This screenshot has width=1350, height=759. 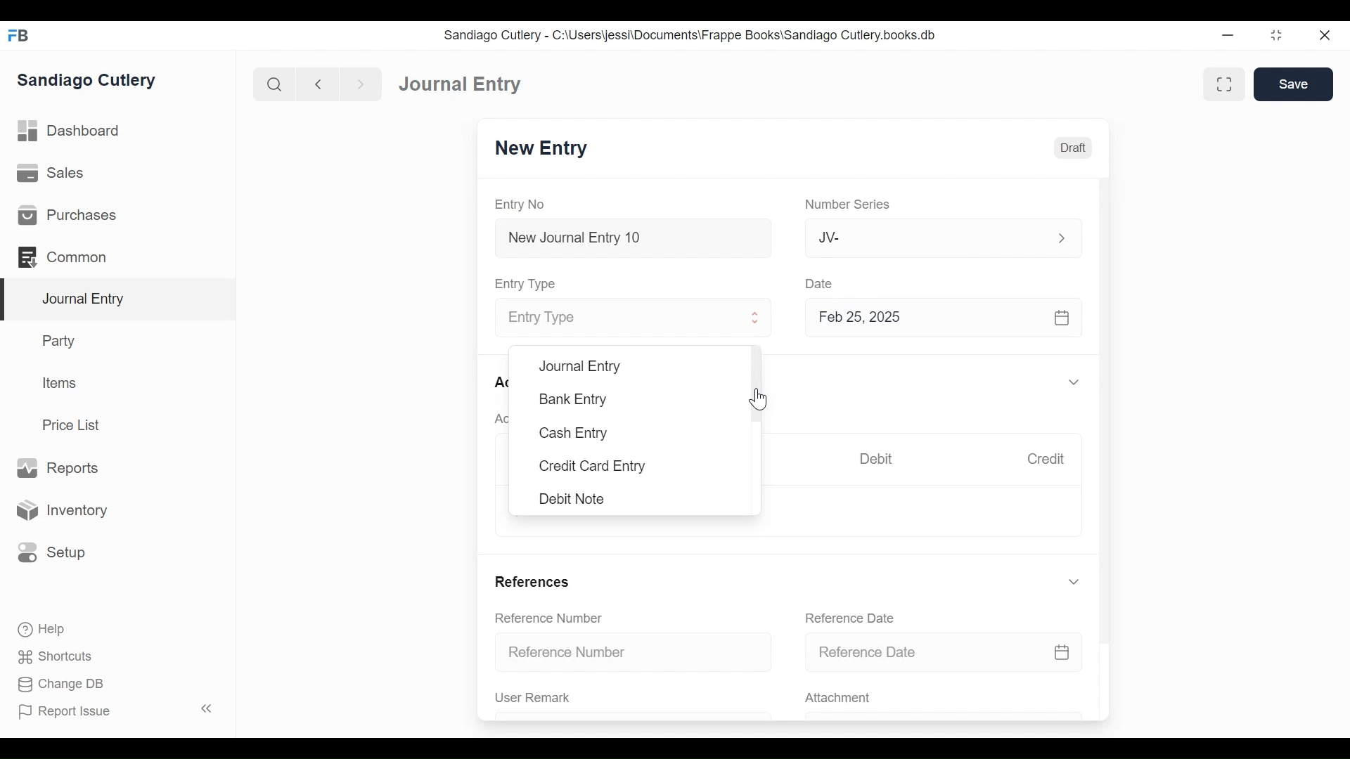 What do you see at coordinates (275, 84) in the screenshot?
I see `Search` at bounding box center [275, 84].